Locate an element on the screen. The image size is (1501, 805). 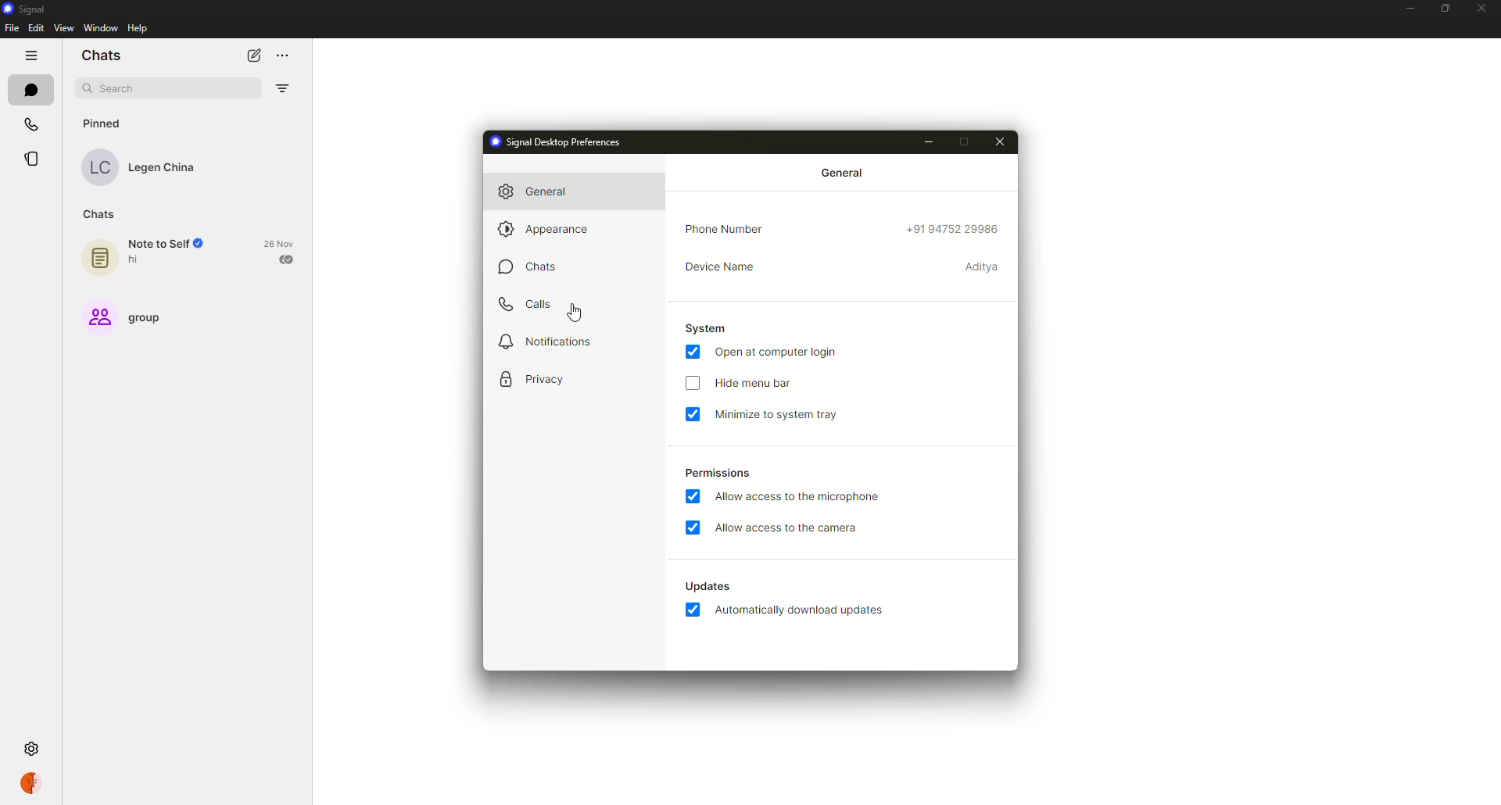
allow access to microphone is located at coordinates (803, 495).